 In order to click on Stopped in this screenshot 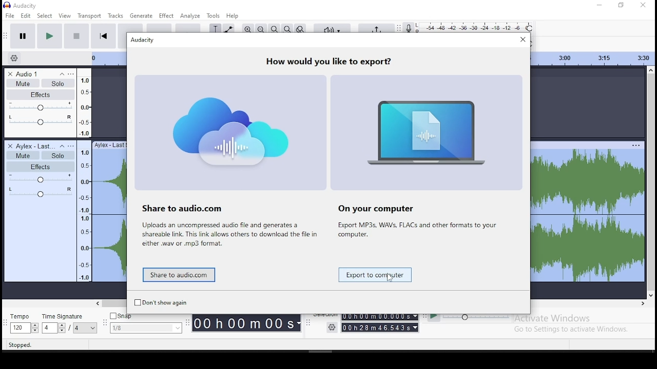, I will do `click(18, 345)`.